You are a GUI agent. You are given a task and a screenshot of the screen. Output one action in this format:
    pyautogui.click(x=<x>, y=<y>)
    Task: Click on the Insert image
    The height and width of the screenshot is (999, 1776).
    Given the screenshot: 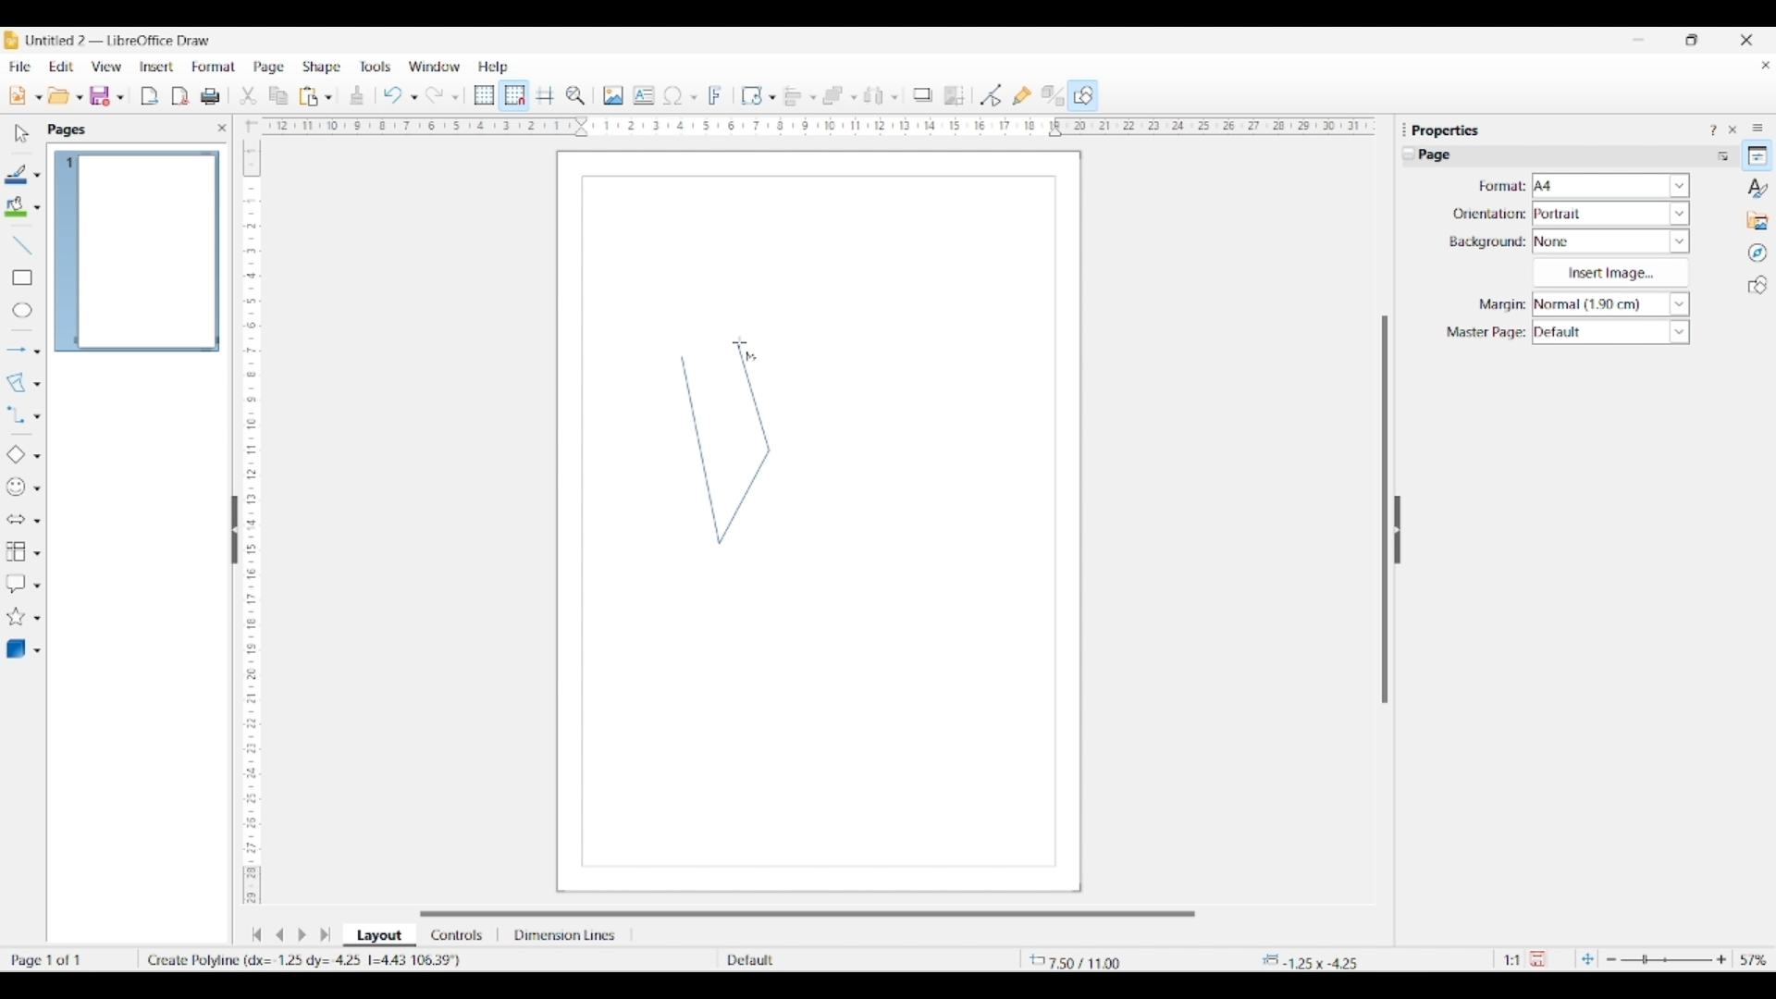 What is the action you would take?
    pyautogui.click(x=1610, y=273)
    